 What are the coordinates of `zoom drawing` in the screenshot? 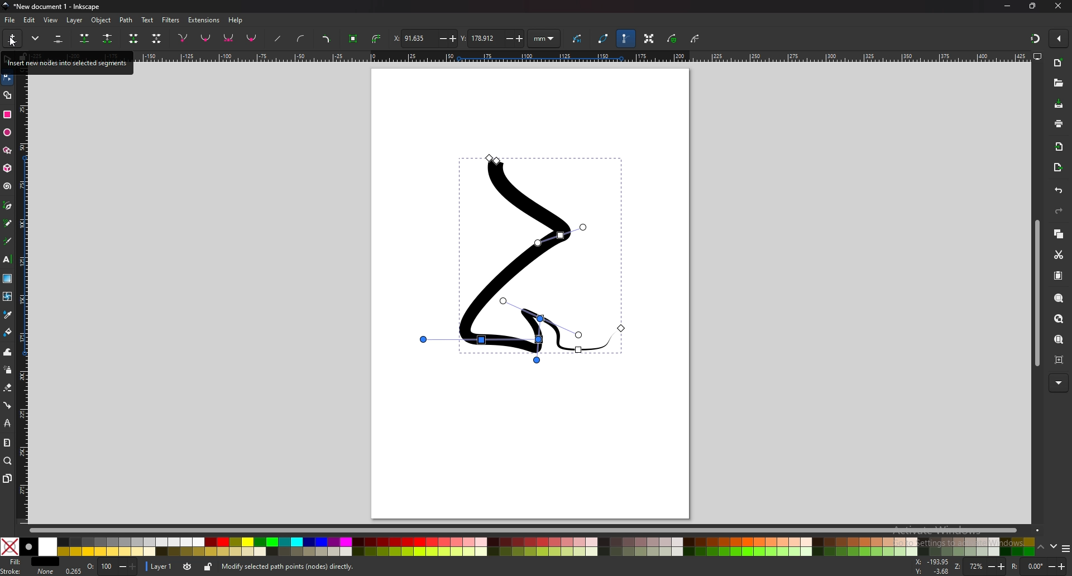 It's located at (1059, 319).